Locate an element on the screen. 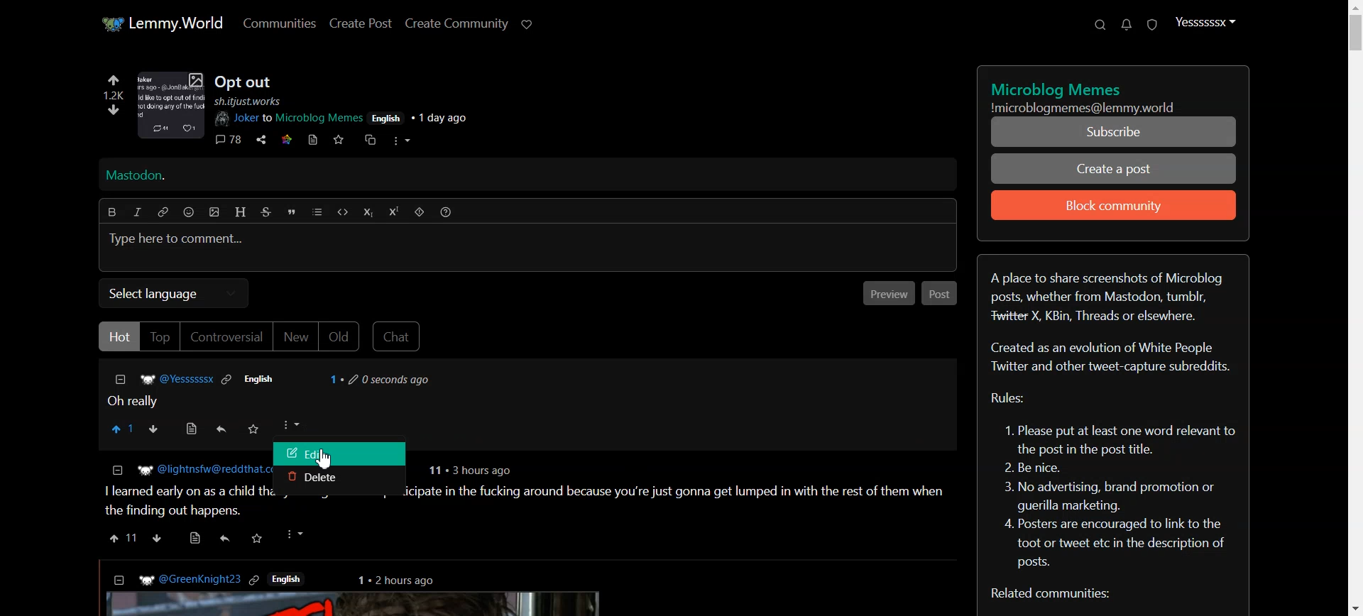 The width and height of the screenshot is (1363, 616). book mark is located at coordinates (312, 140).